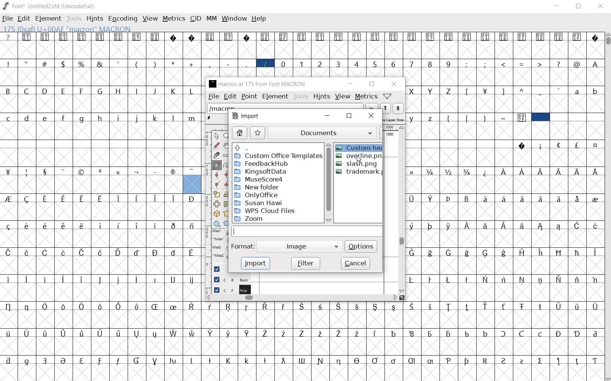  Describe the element at coordinates (376, 64) in the screenshot. I see `5` at that location.